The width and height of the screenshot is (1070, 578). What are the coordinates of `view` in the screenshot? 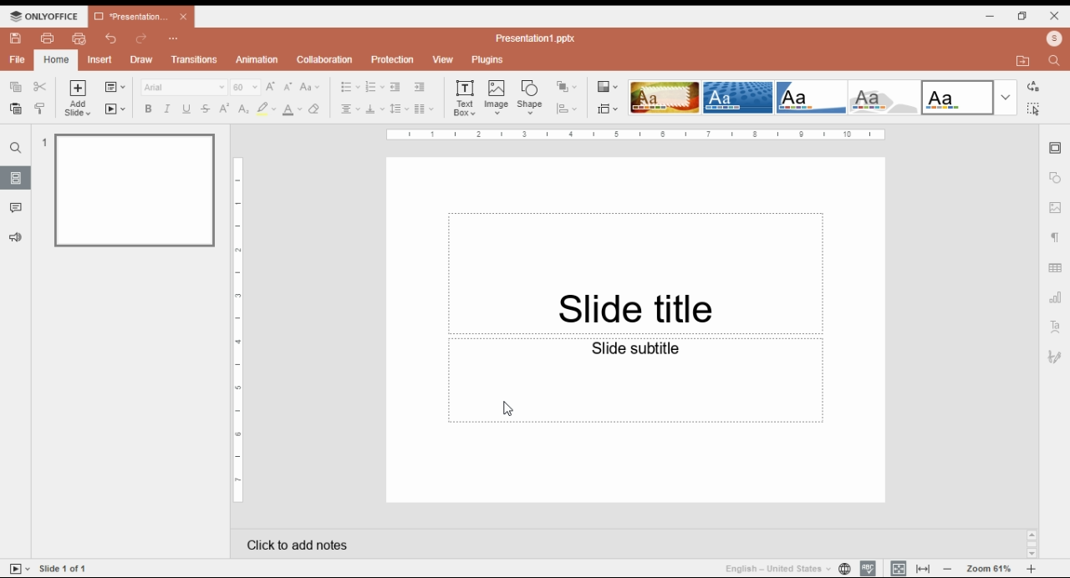 It's located at (442, 60).